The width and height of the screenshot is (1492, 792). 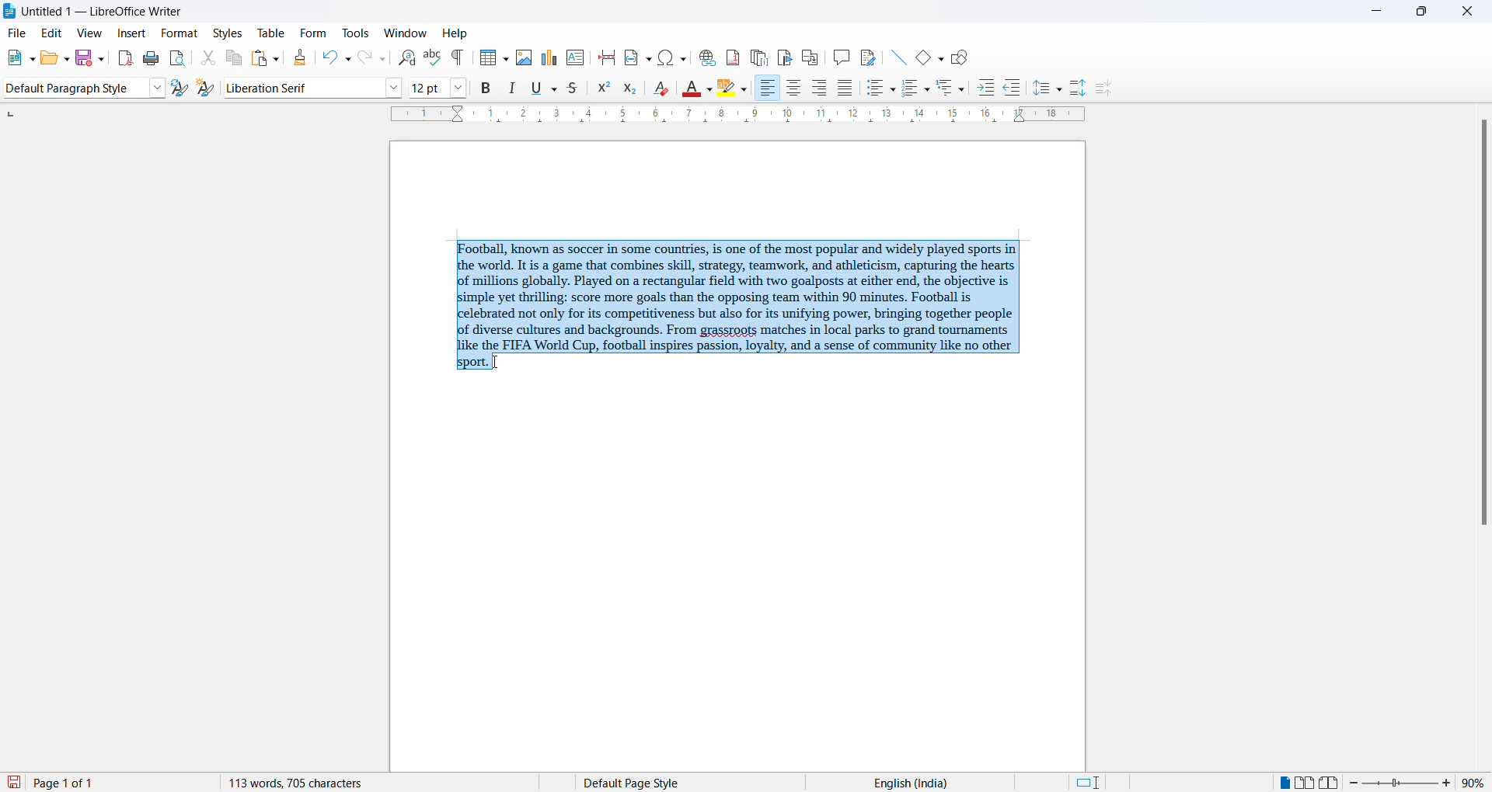 I want to click on view, so click(x=89, y=33).